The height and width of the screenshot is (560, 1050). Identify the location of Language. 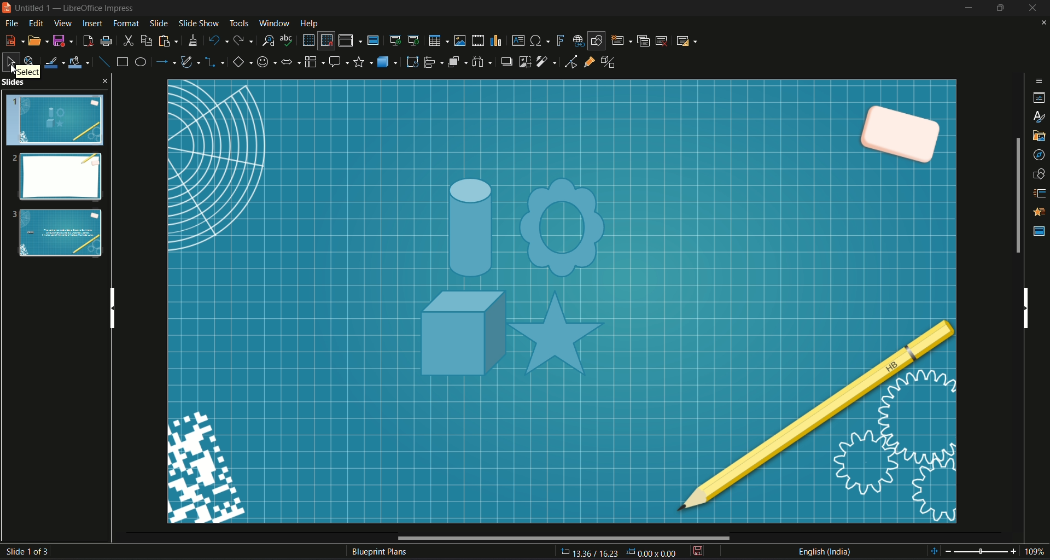
(824, 552).